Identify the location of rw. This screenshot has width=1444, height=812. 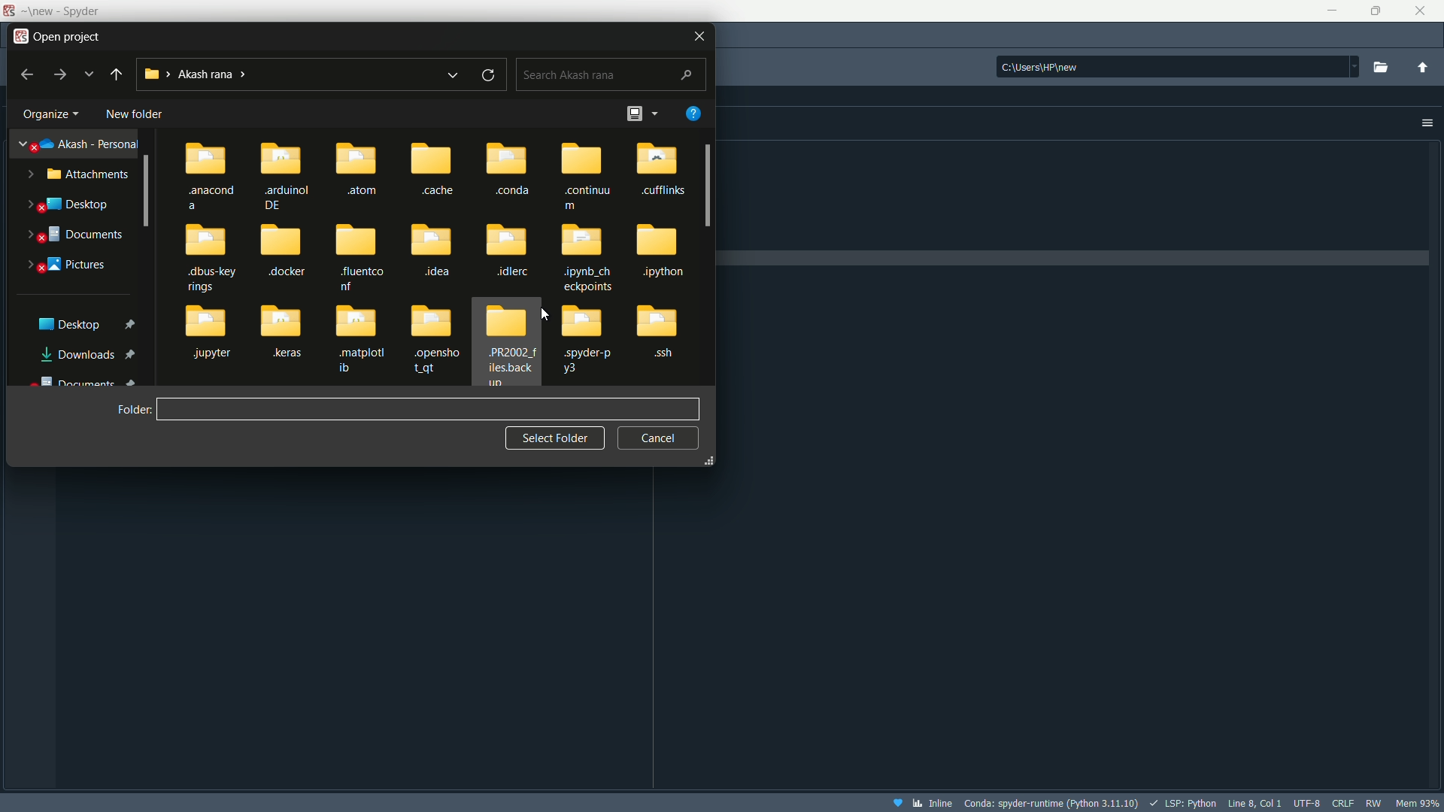
(1373, 803).